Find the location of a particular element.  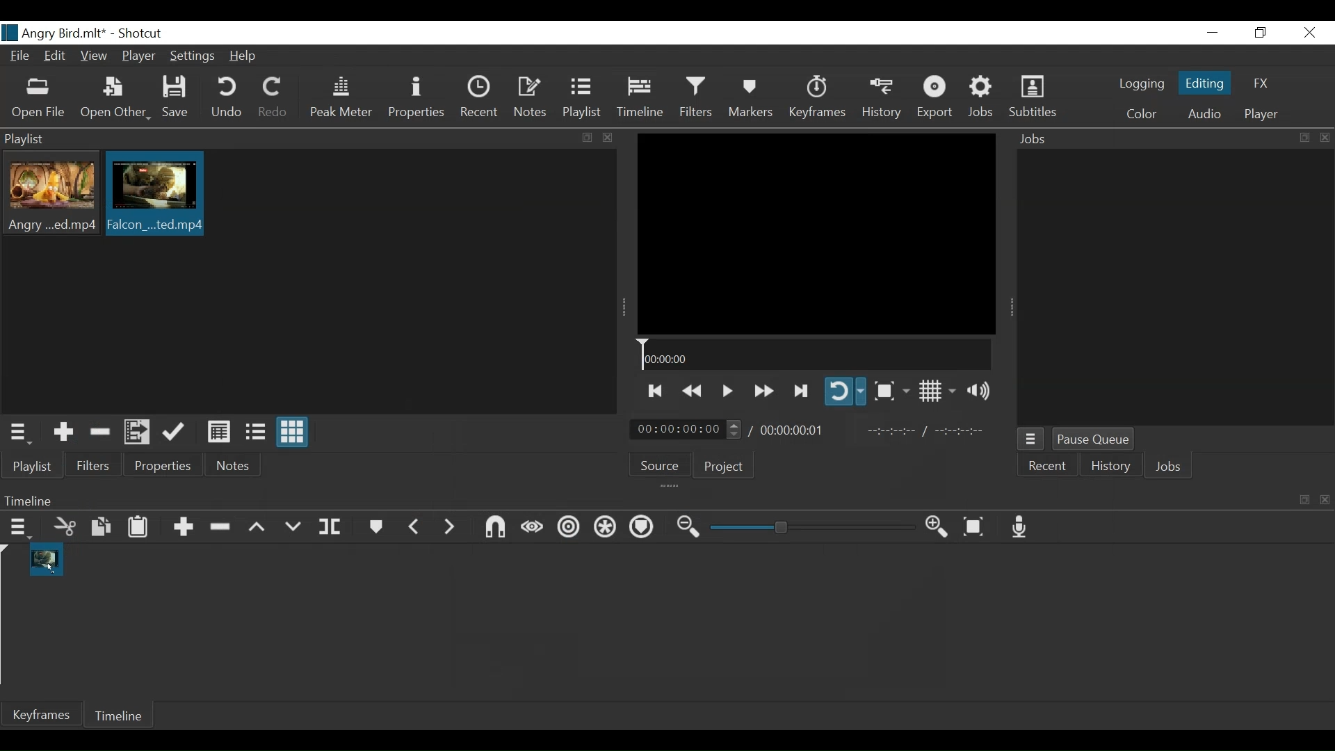

History is located at coordinates (882, 98).